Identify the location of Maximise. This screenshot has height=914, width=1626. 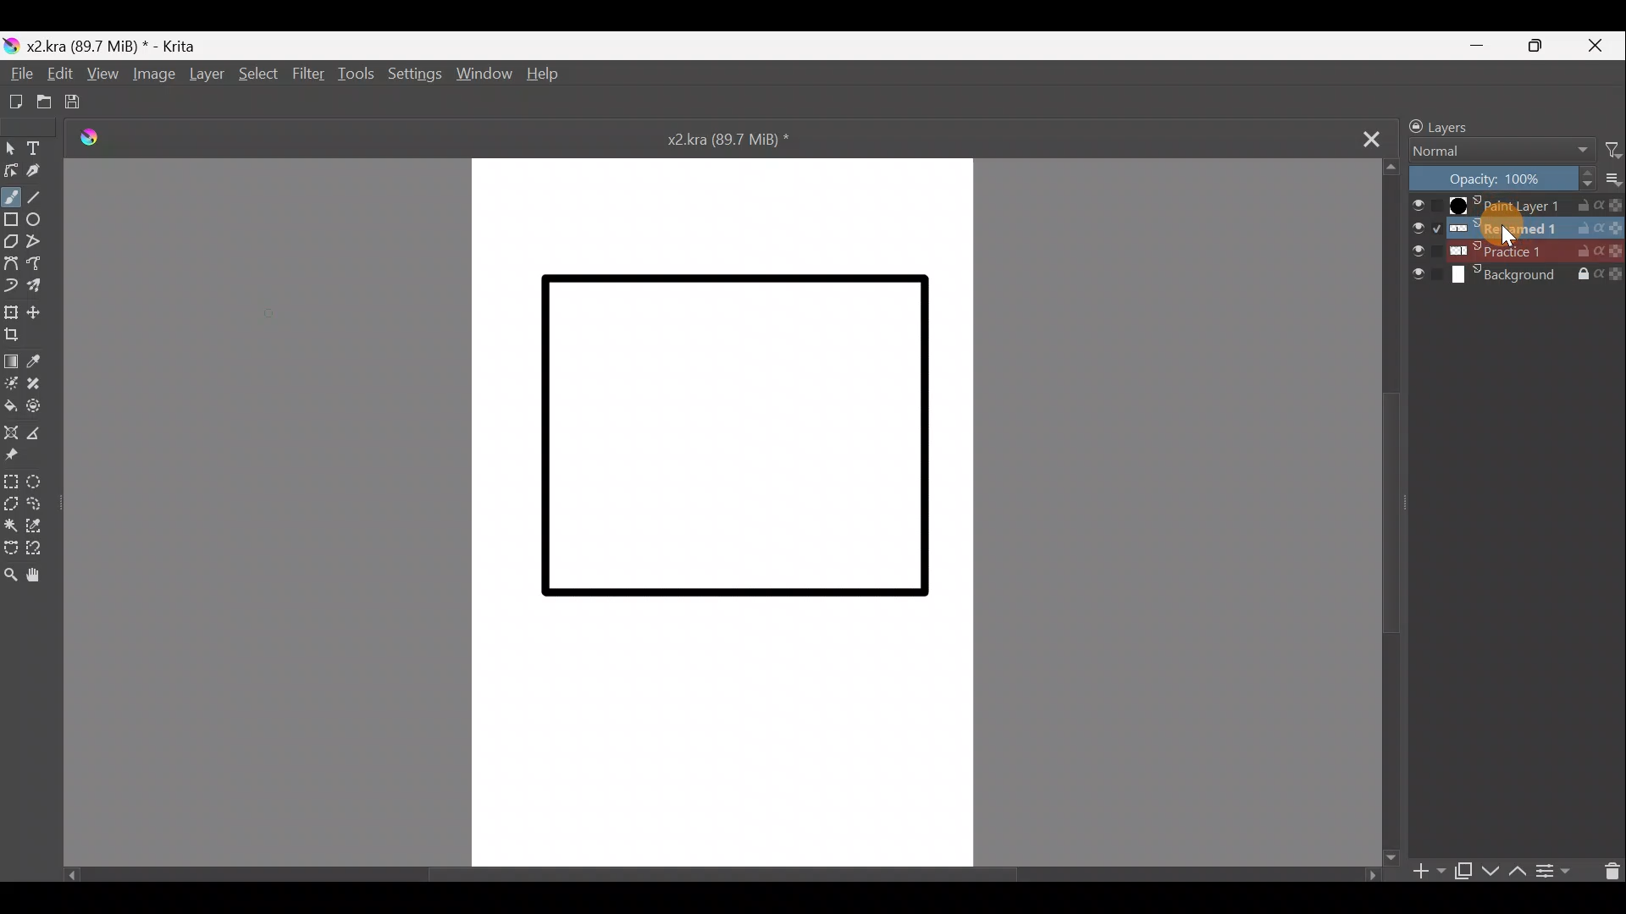
(1539, 49).